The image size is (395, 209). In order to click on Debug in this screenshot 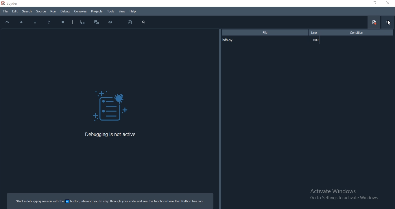, I will do `click(66, 11)`.